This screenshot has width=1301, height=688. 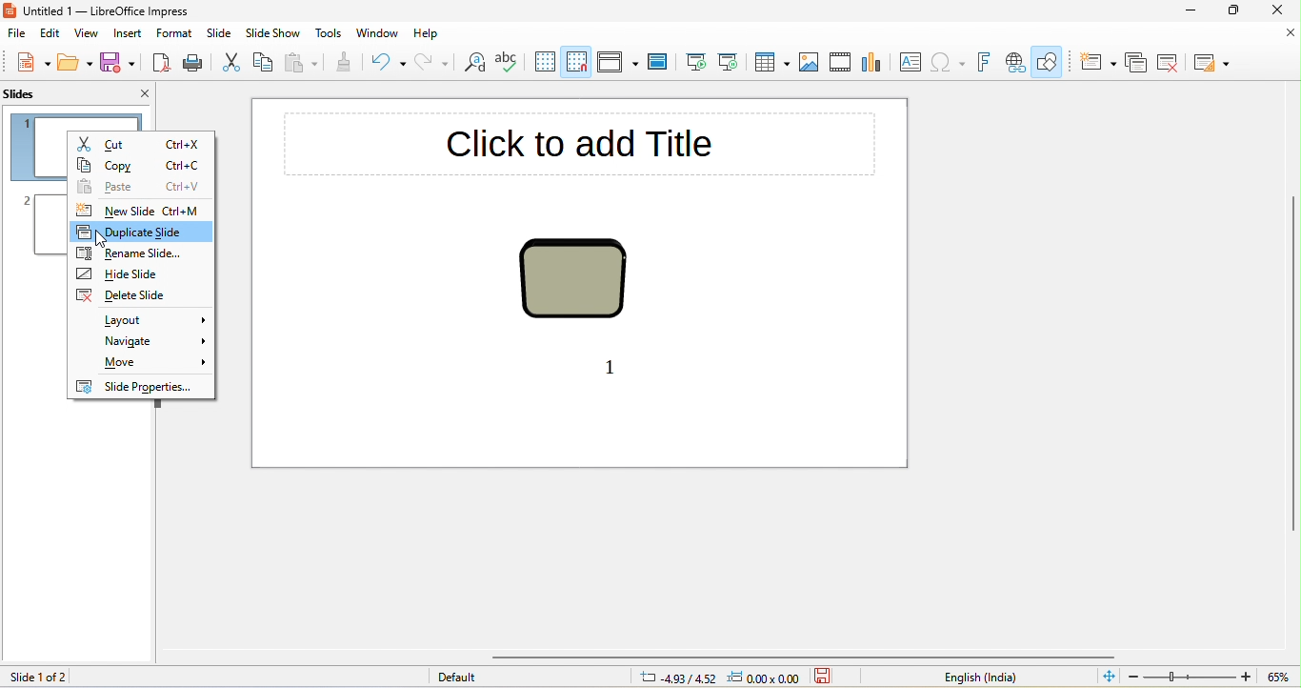 I want to click on display view, so click(x=618, y=65).